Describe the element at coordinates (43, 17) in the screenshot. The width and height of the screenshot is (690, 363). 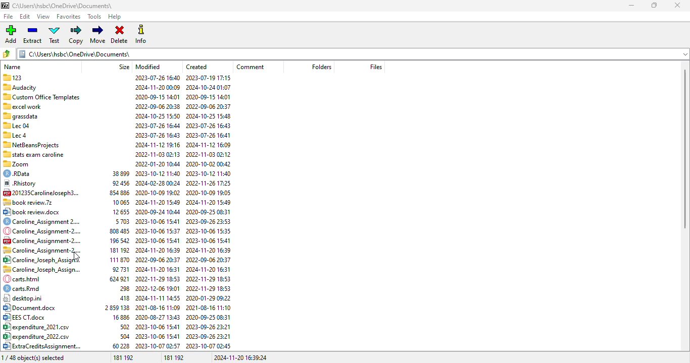
I see `view` at that location.